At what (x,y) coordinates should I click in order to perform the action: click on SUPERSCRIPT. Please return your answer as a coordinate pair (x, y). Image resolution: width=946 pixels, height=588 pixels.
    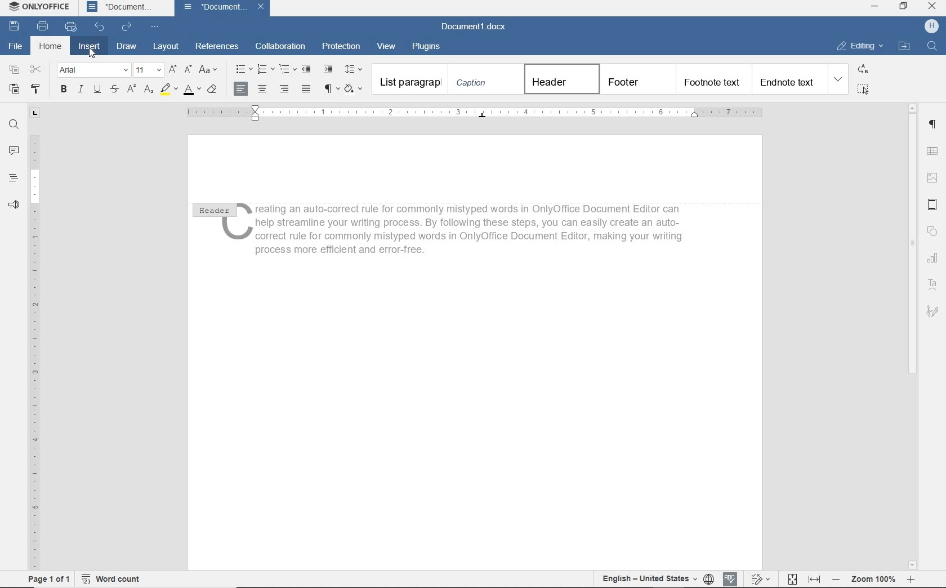
    Looking at the image, I should click on (132, 90).